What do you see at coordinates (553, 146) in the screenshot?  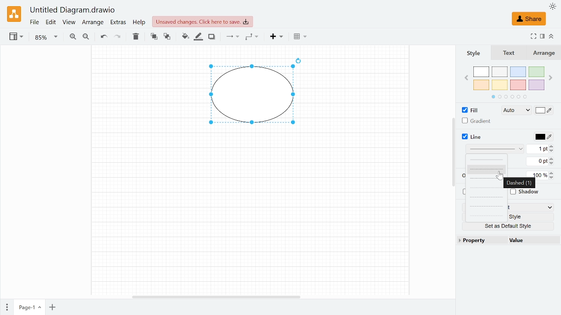 I see `Increase line width` at bounding box center [553, 146].